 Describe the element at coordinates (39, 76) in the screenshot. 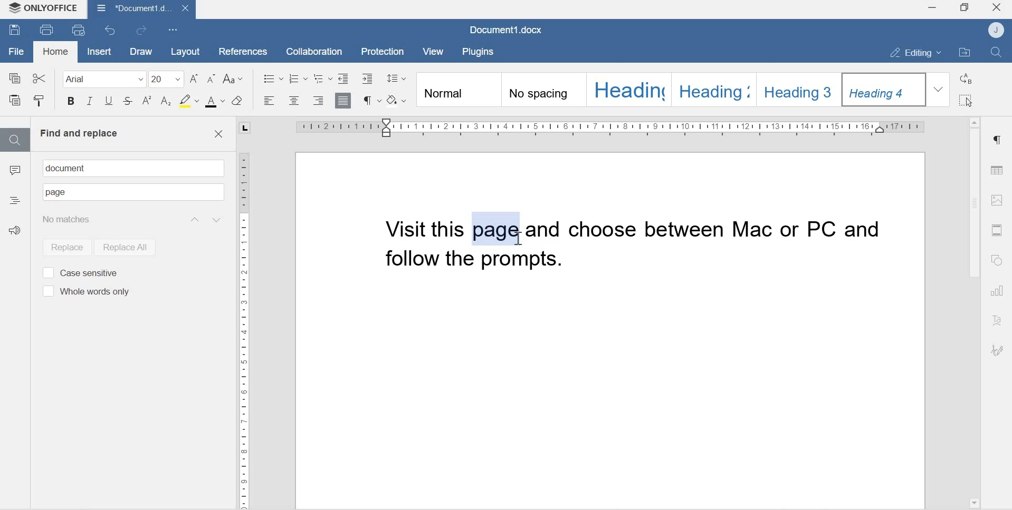

I see `Cut` at that location.